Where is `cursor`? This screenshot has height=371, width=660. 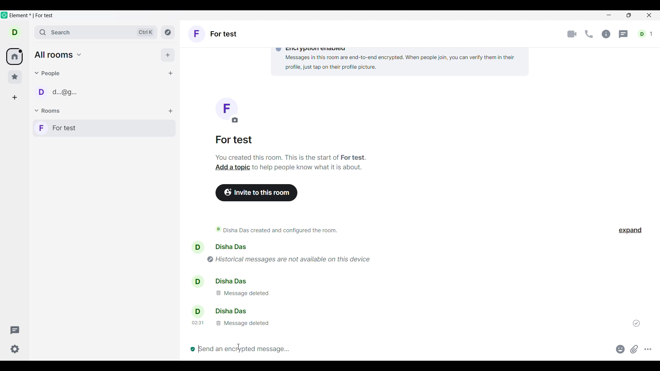
cursor is located at coordinates (239, 346).